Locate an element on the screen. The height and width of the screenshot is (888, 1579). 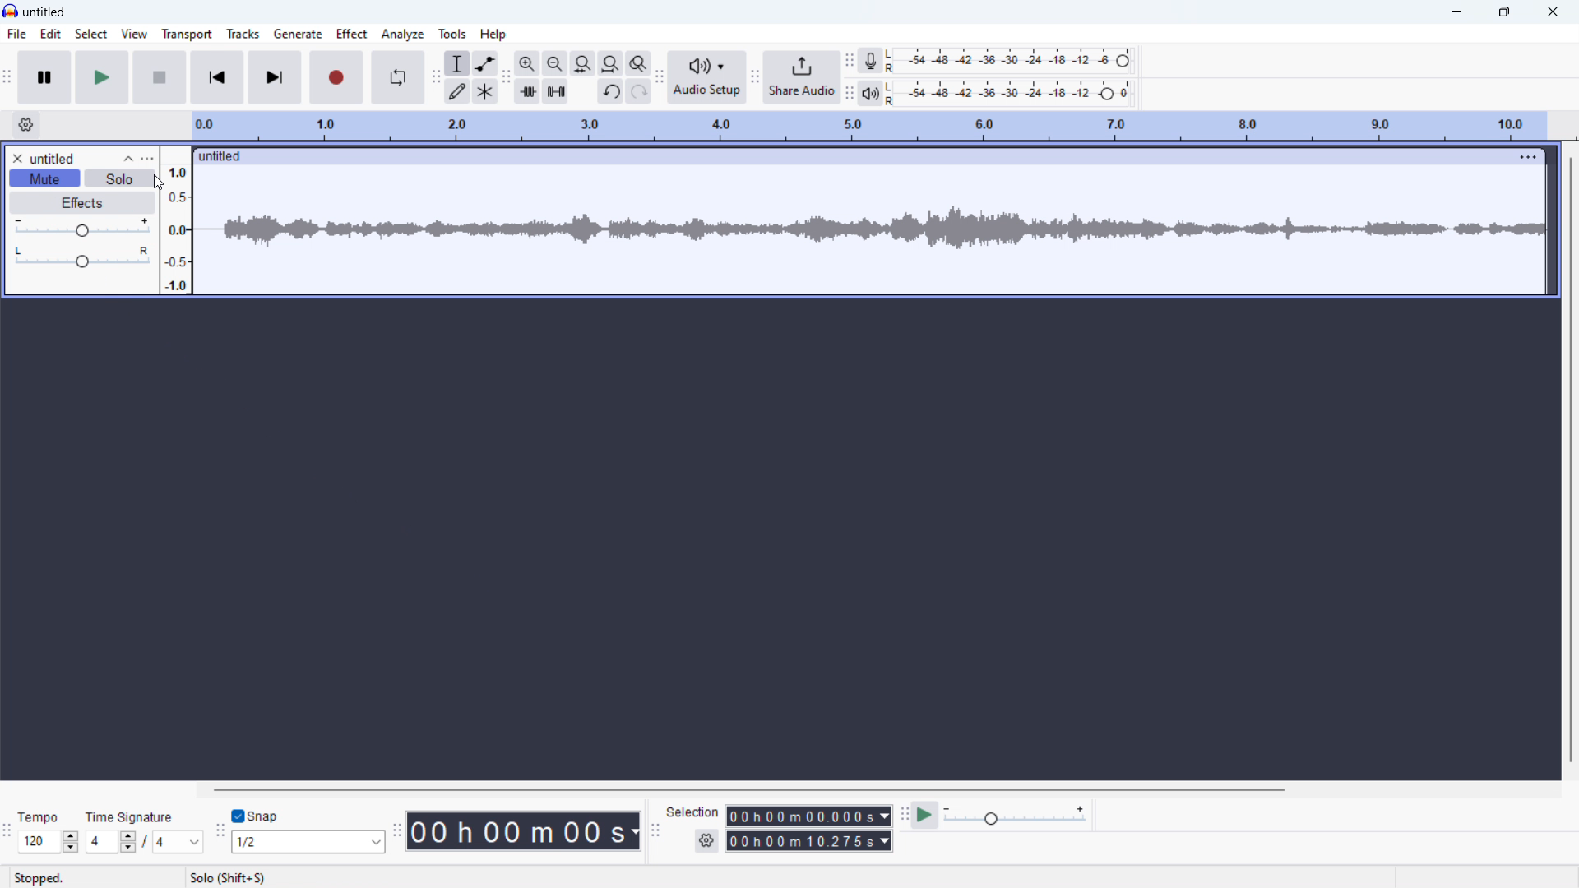
timeline settings is located at coordinates (26, 125).